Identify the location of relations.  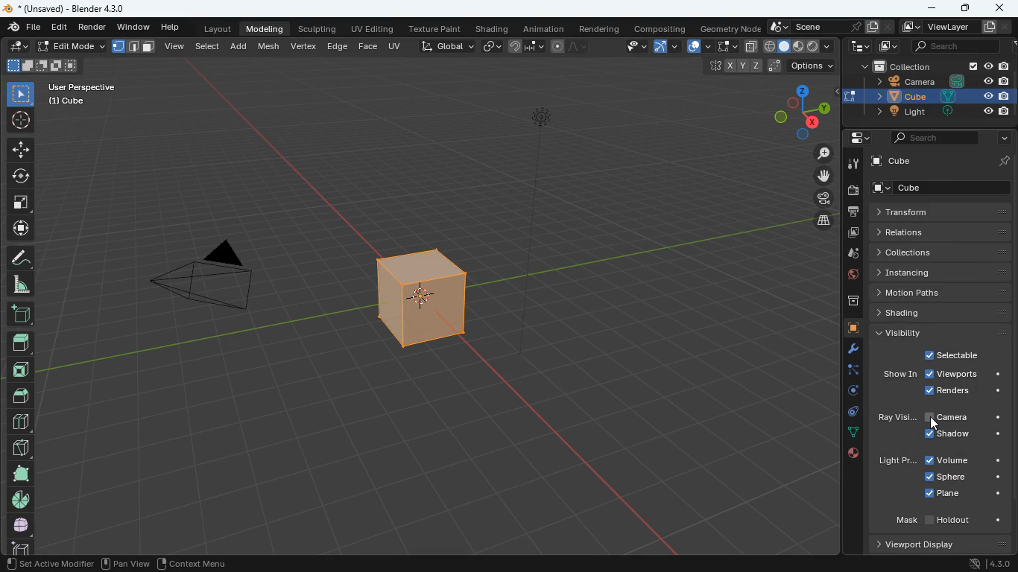
(940, 233).